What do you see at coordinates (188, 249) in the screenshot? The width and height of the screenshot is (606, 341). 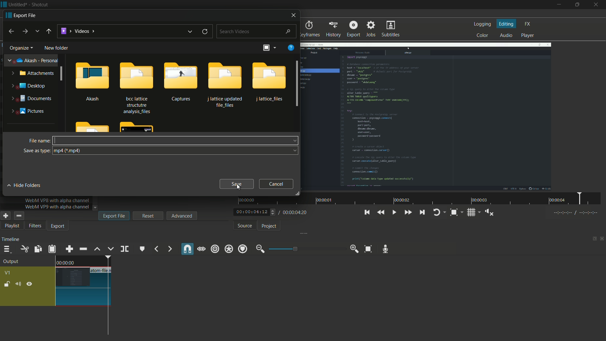 I see `snap` at bounding box center [188, 249].